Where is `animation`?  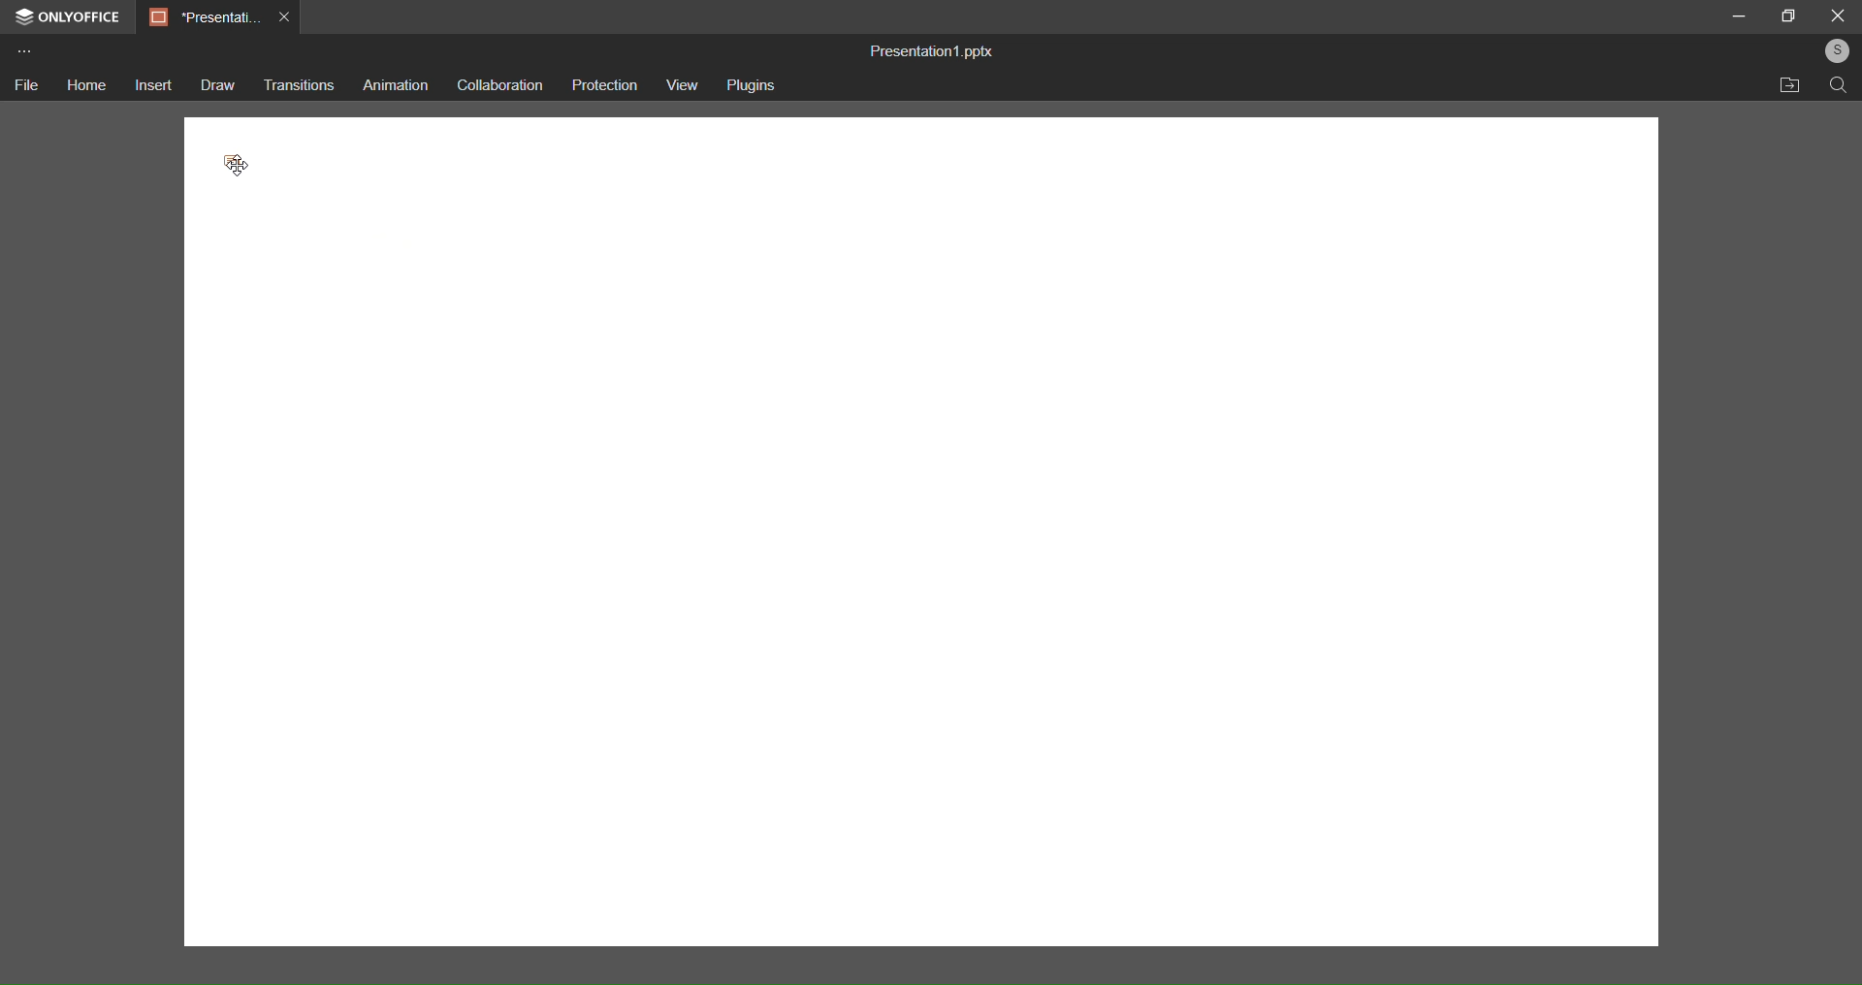 animation is located at coordinates (391, 82).